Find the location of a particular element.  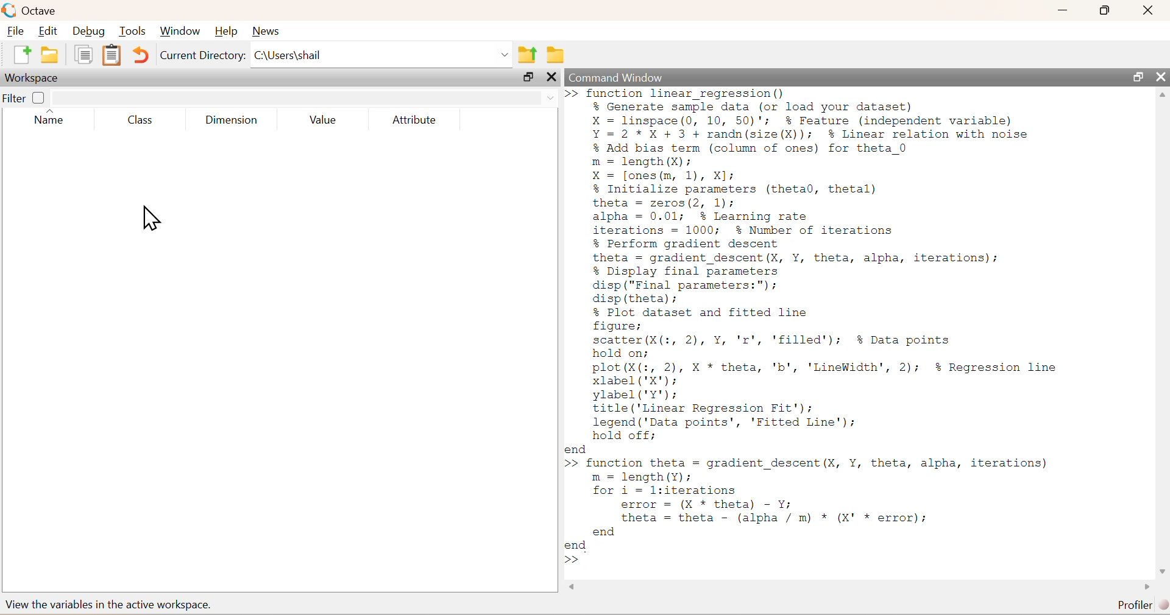

parent directory is located at coordinates (528, 54).